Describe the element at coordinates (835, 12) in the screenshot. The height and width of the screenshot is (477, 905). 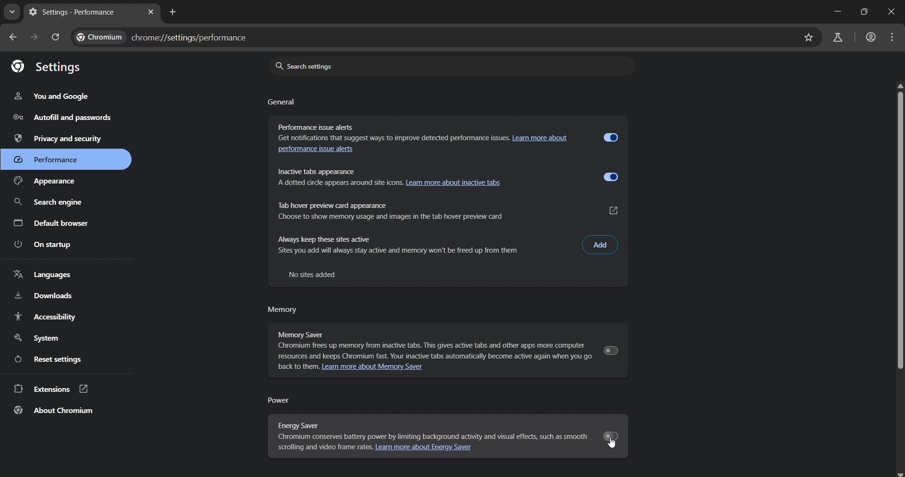
I see `minimize` at that location.